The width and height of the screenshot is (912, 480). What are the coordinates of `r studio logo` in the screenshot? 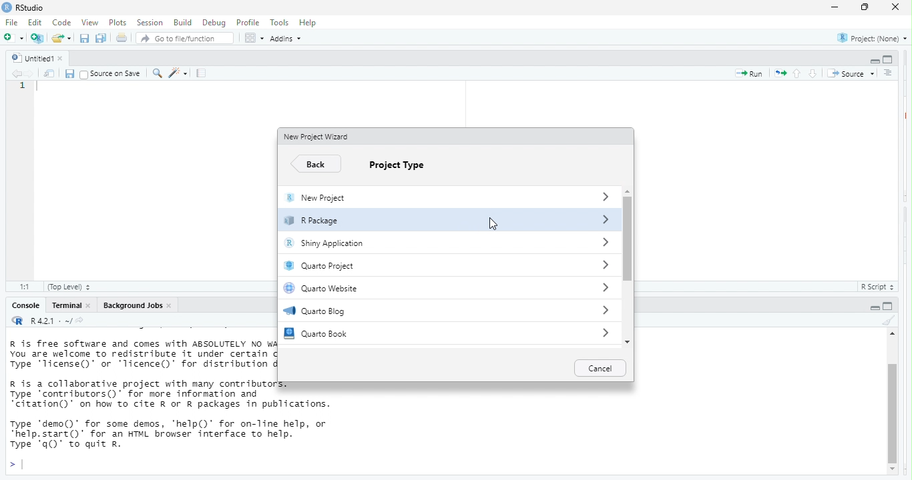 It's located at (6, 7).